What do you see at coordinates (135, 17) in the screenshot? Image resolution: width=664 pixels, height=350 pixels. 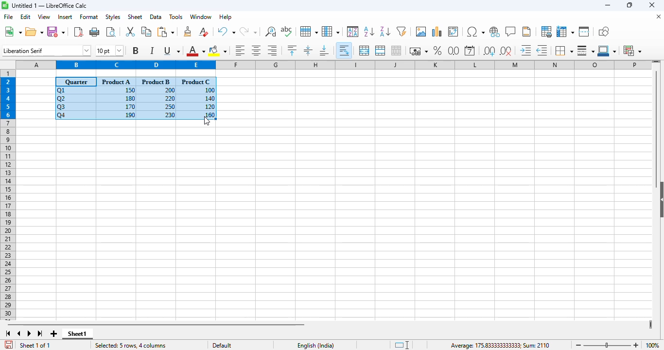 I see `sheet` at bounding box center [135, 17].